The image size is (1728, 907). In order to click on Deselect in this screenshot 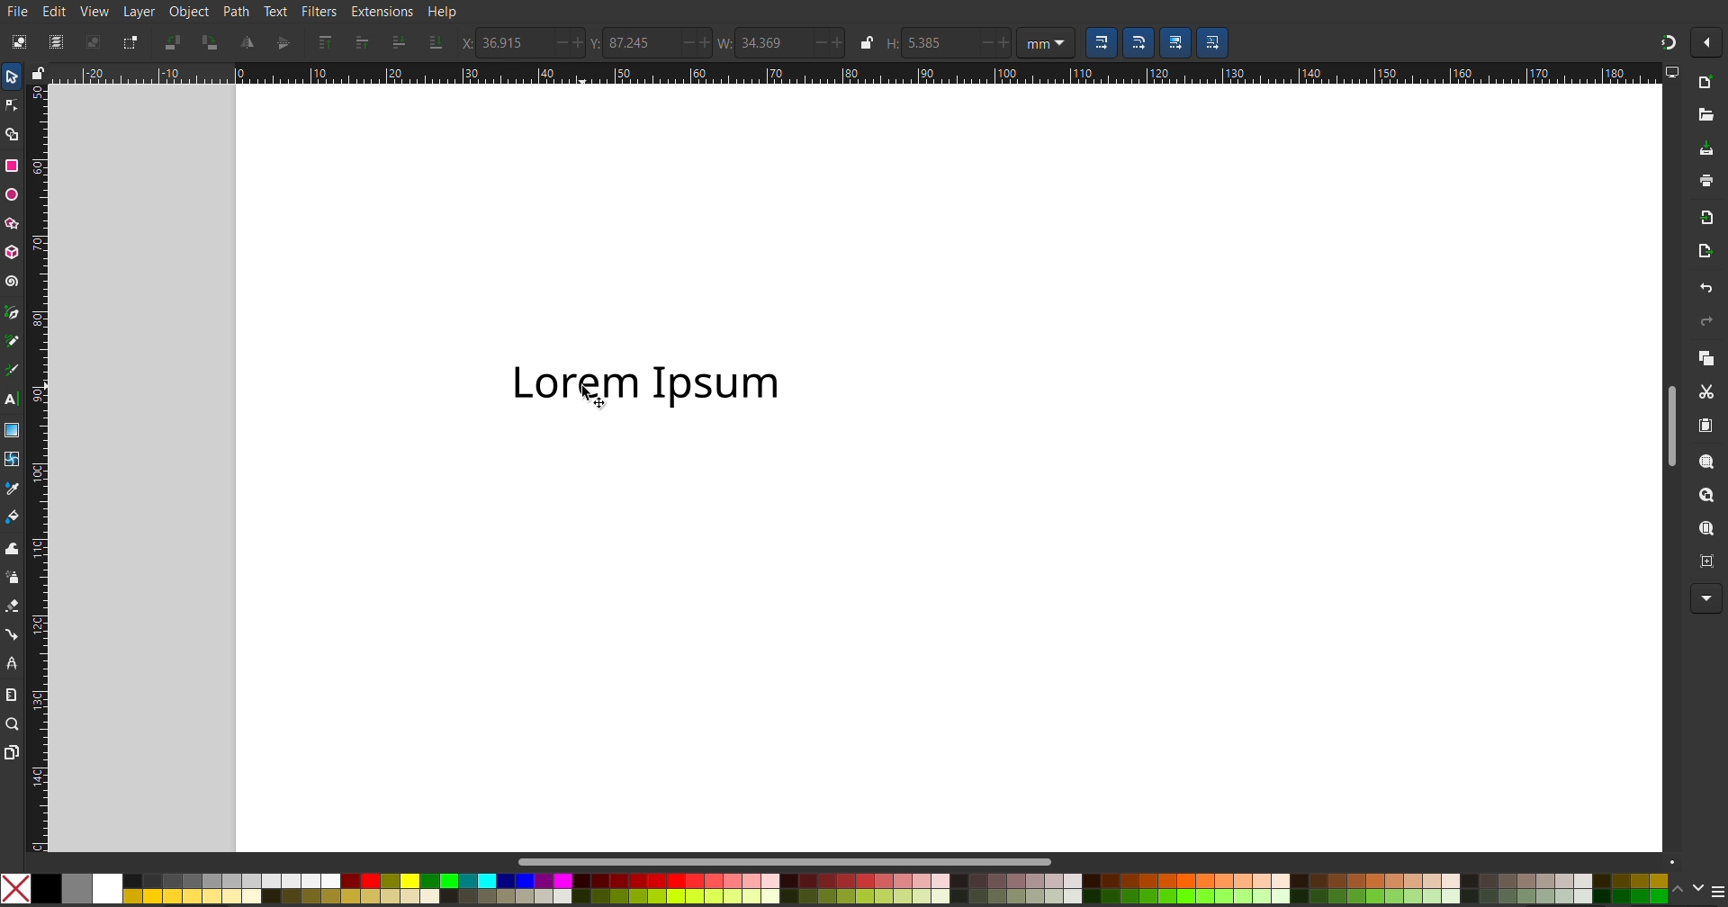, I will do `click(94, 43)`.